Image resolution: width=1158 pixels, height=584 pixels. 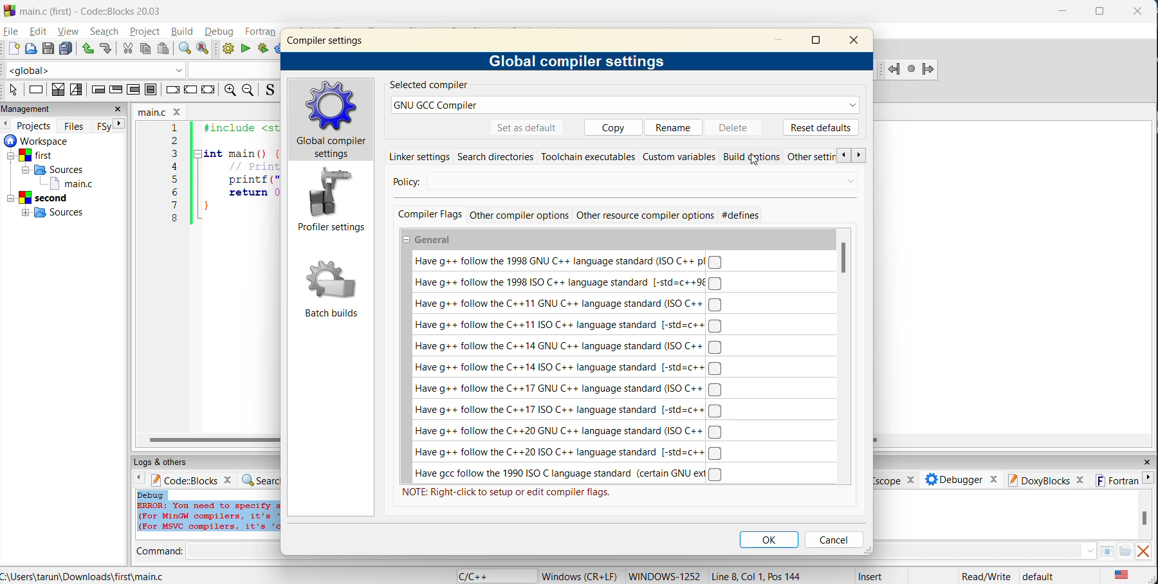 I want to click on filename, so click(x=159, y=111).